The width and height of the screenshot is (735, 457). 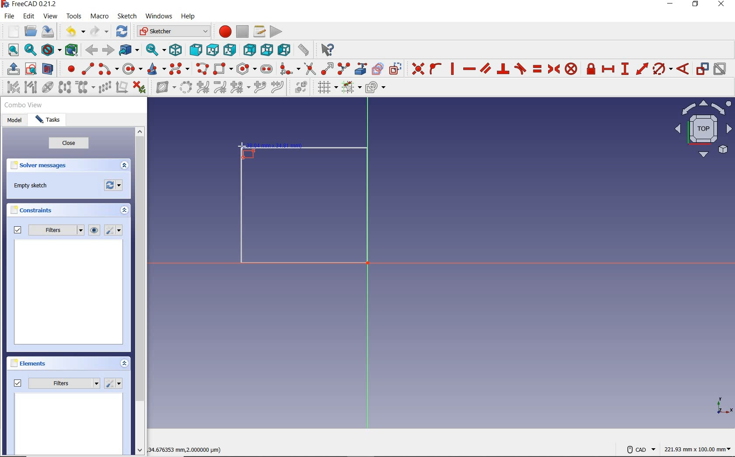 I want to click on edit, so click(x=29, y=17).